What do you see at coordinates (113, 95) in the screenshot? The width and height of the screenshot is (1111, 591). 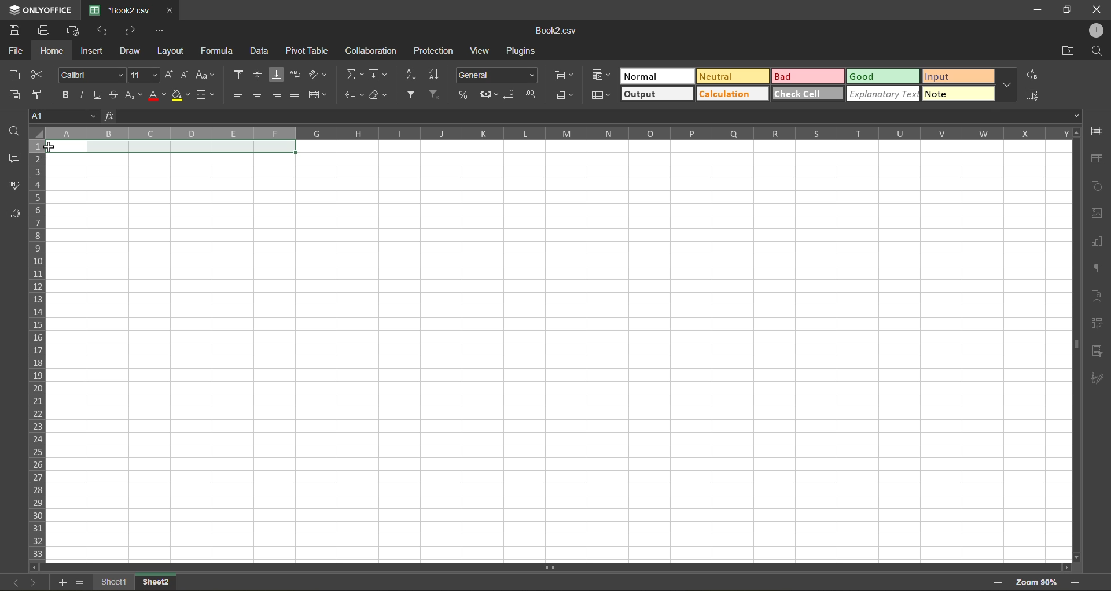 I see `strikethrough` at bounding box center [113, 95].